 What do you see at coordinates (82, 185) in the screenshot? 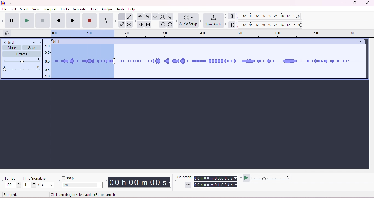
I see `1/8 (select snap)` at bounding box center [82, 185].